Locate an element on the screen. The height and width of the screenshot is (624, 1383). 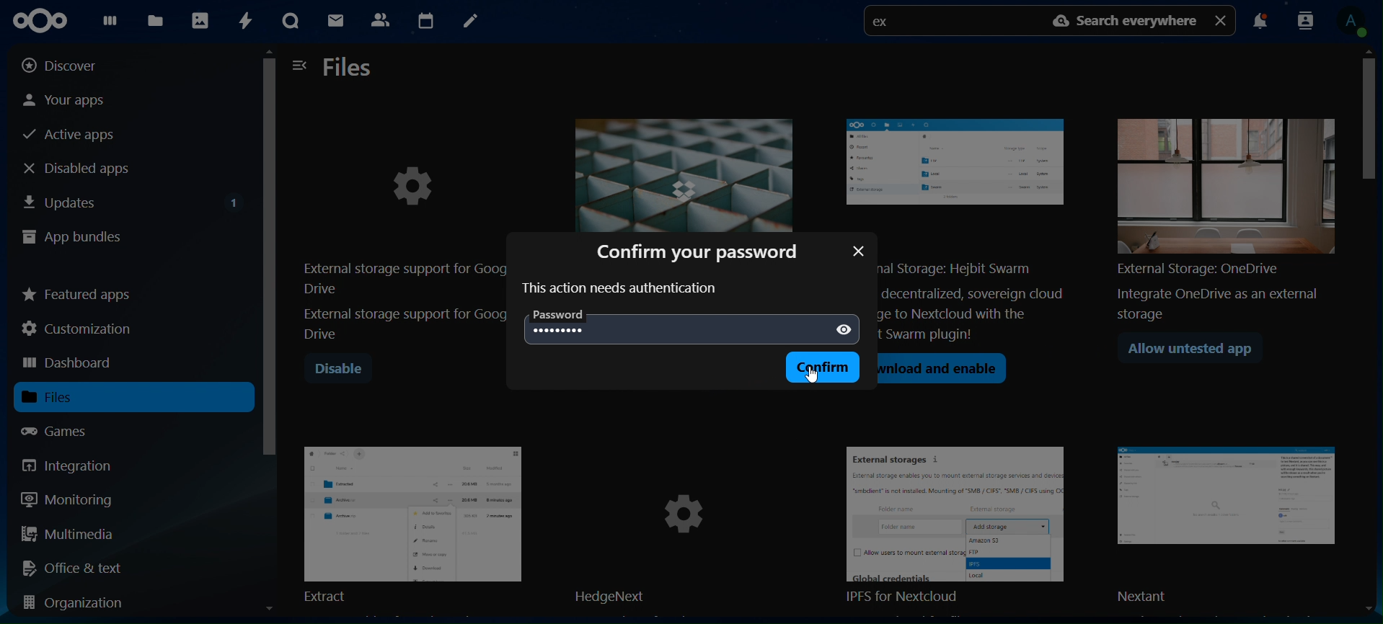
app bundles is located at coordinates (72, 239).